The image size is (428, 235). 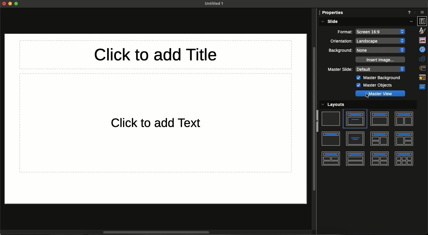 I want to click on Scroll, so click(x=314, y=115).